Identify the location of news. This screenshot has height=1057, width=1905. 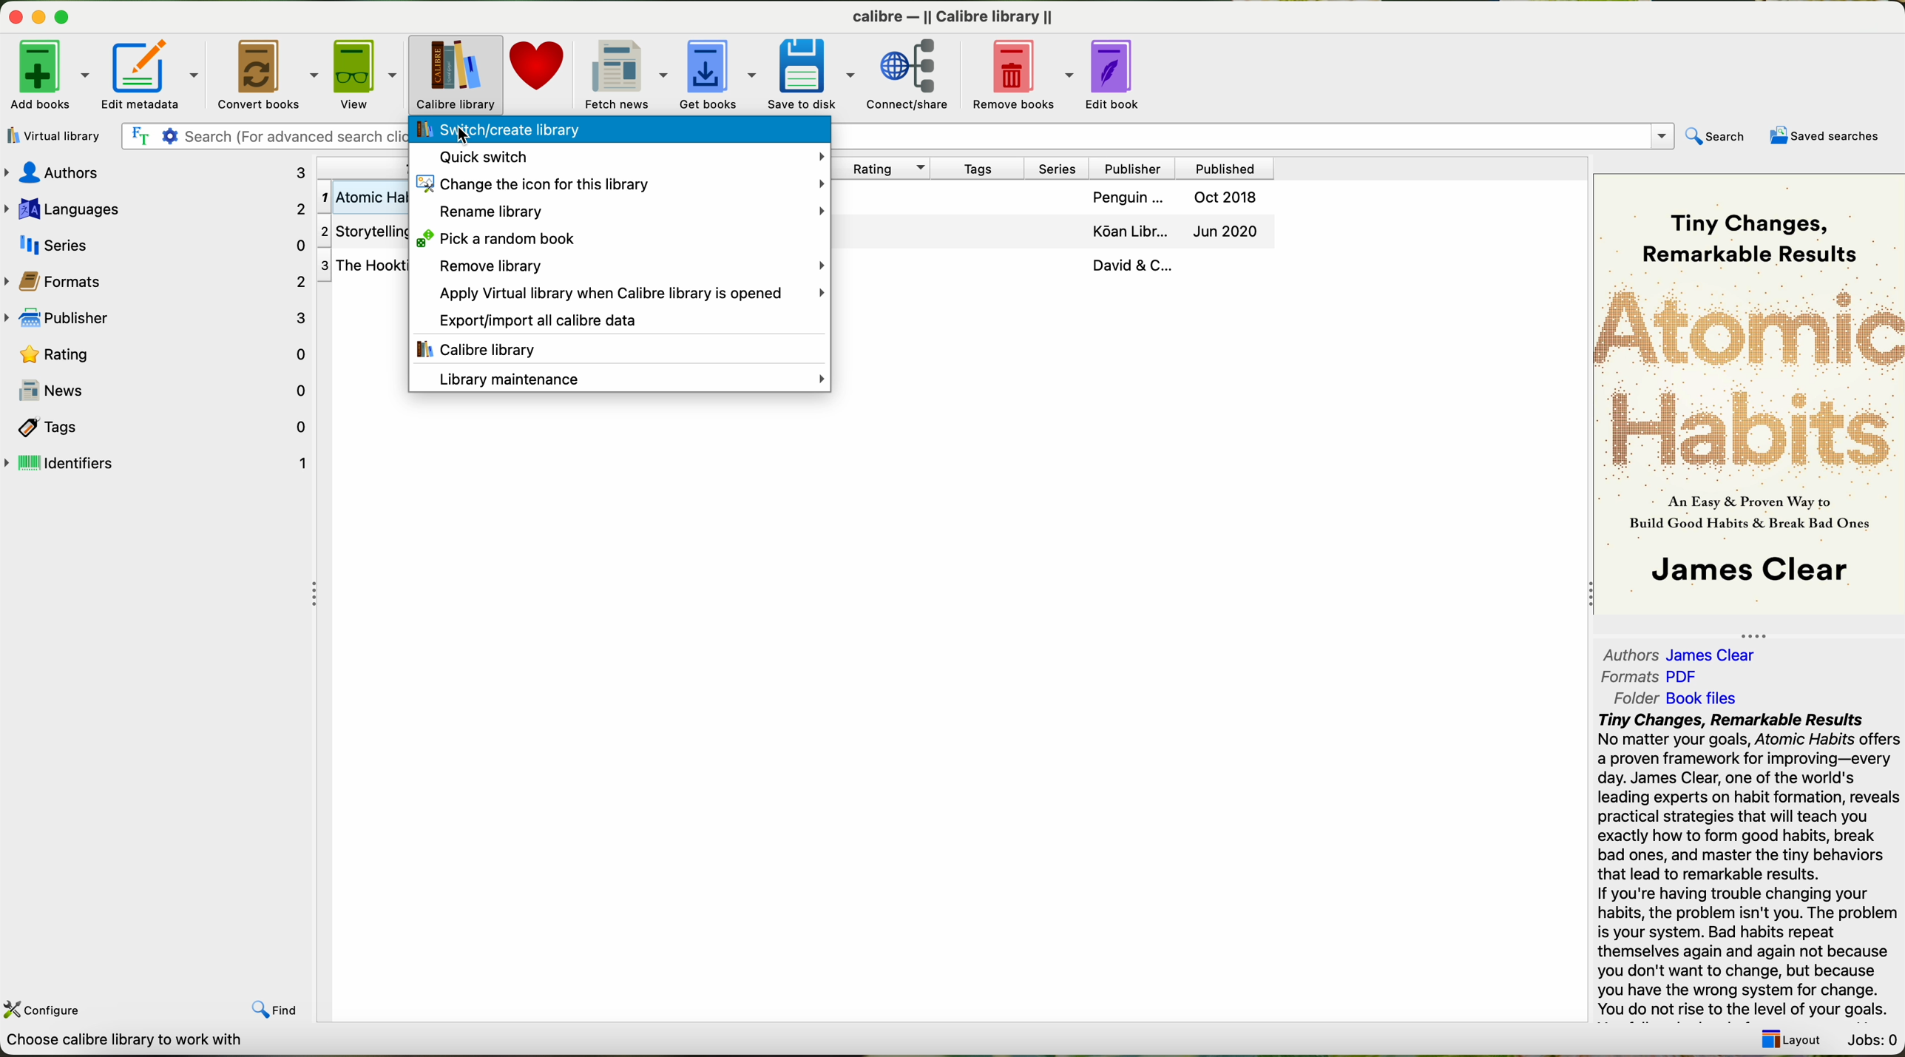
(158, 391).